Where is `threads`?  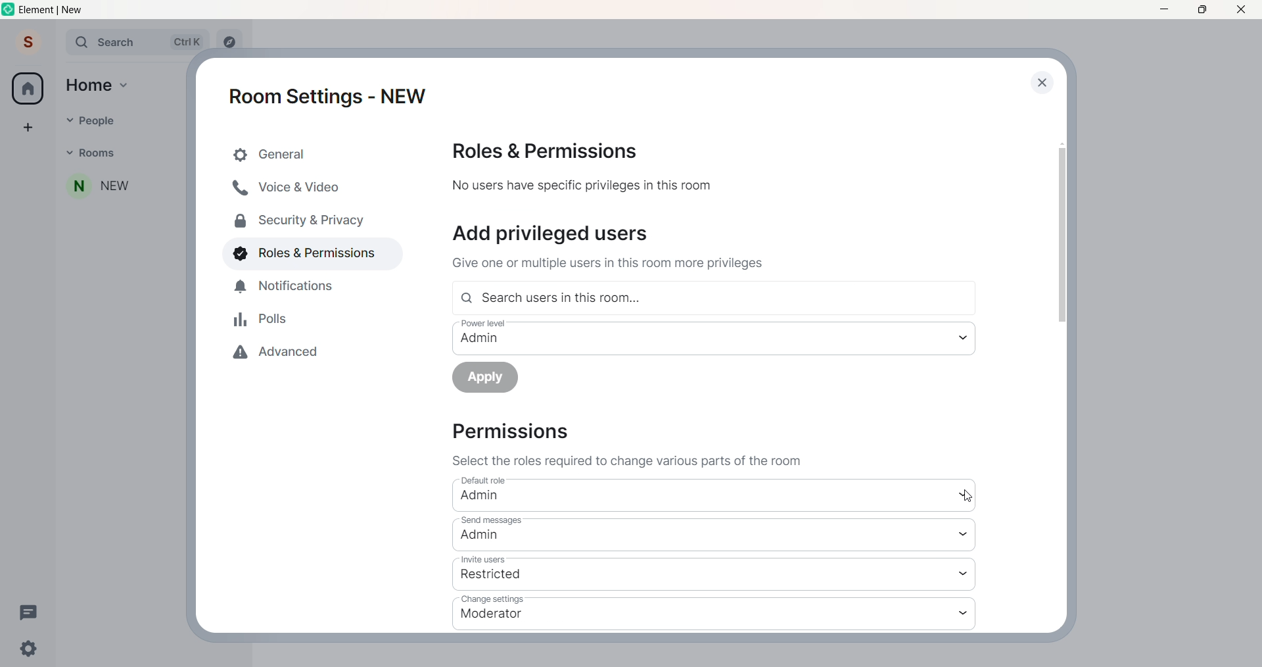
threads is located at coordinates (33, 614).